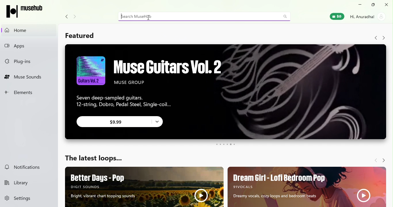  Describe the element at coordinates (77, 17) in the screenshot. I see `Navigate forward` at that location.